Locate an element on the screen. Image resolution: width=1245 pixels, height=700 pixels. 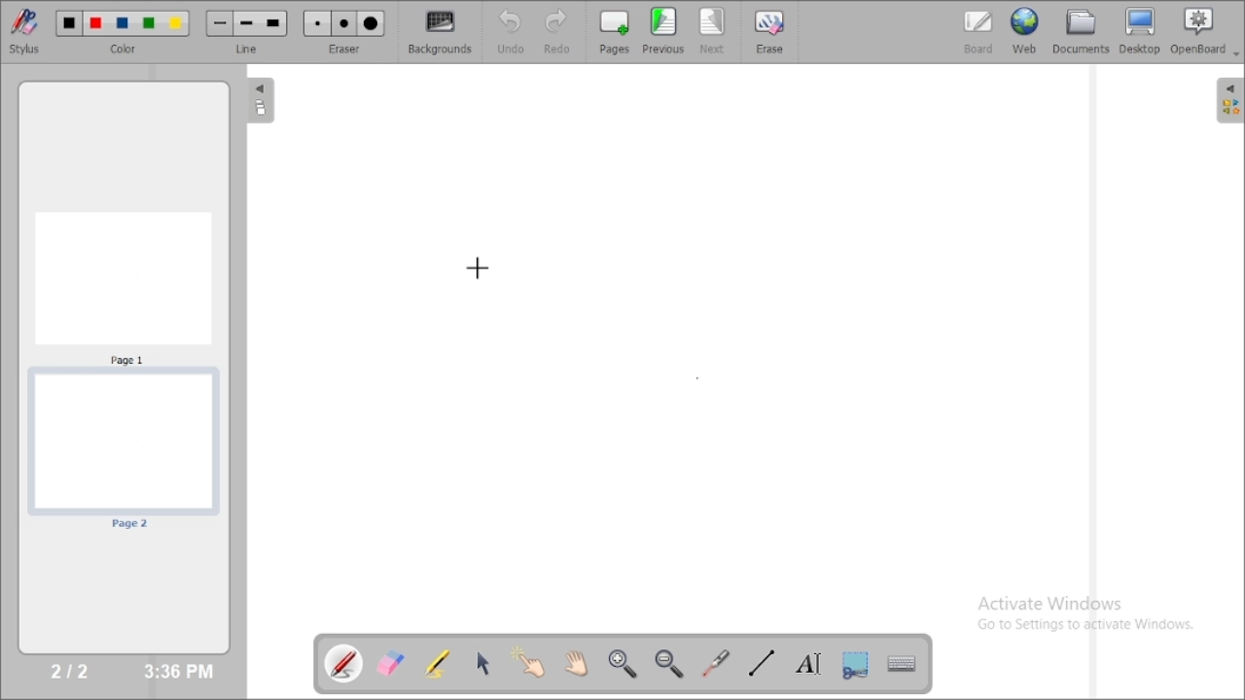
documents is located at coordinates (1080, 30).